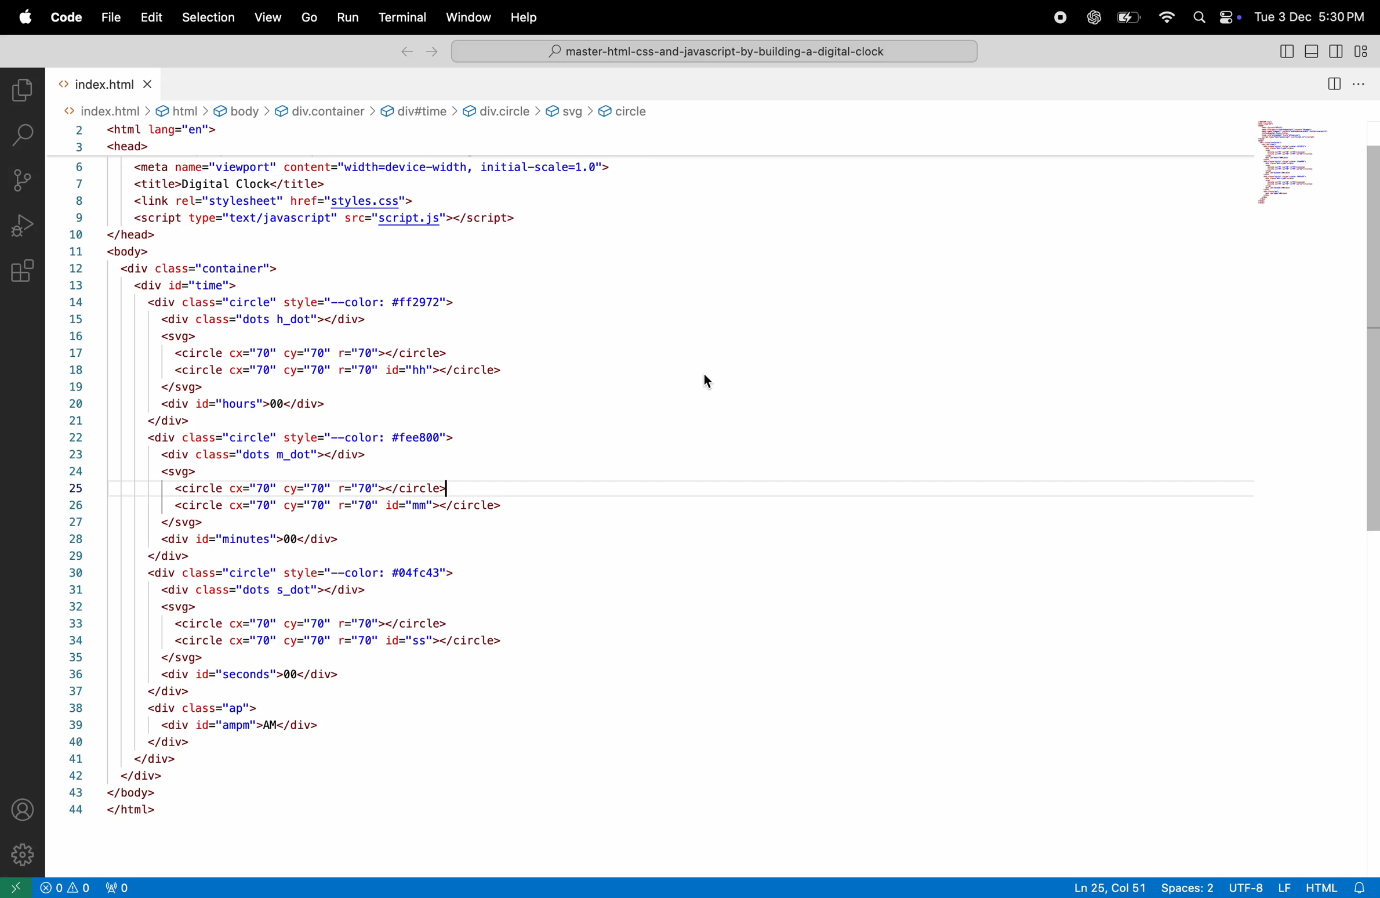 The height and width of the screenshot is (898, 1380). What do you see at coordinates (23, 133) in the screenshot?
I see `search` at bounding box center [23, 133].